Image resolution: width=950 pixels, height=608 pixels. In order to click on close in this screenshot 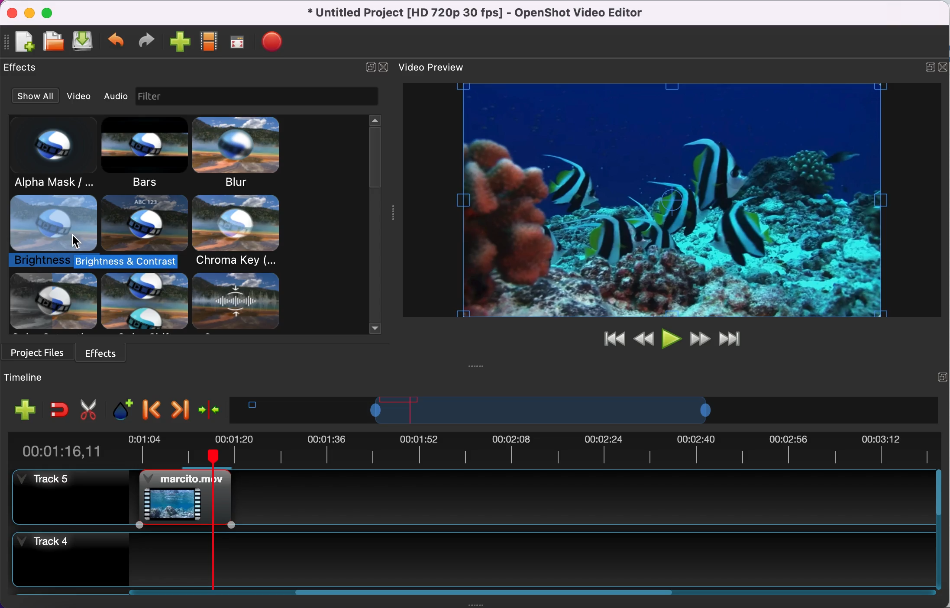, I will do `click(944, 66)`.